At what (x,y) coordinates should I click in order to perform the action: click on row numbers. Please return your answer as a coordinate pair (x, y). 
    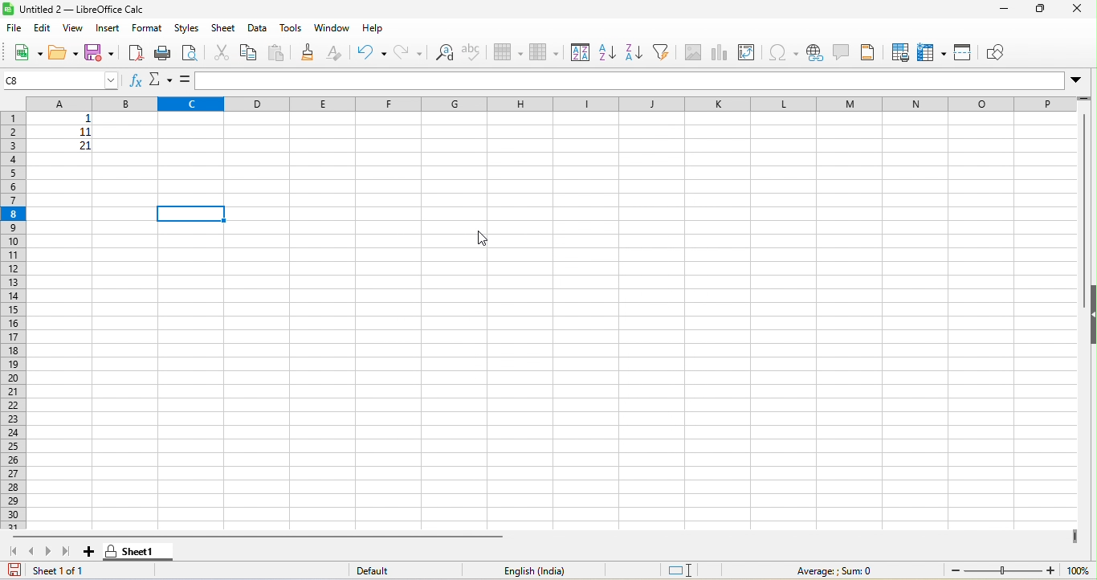
    Looking at the image, I should click on (15, 320).